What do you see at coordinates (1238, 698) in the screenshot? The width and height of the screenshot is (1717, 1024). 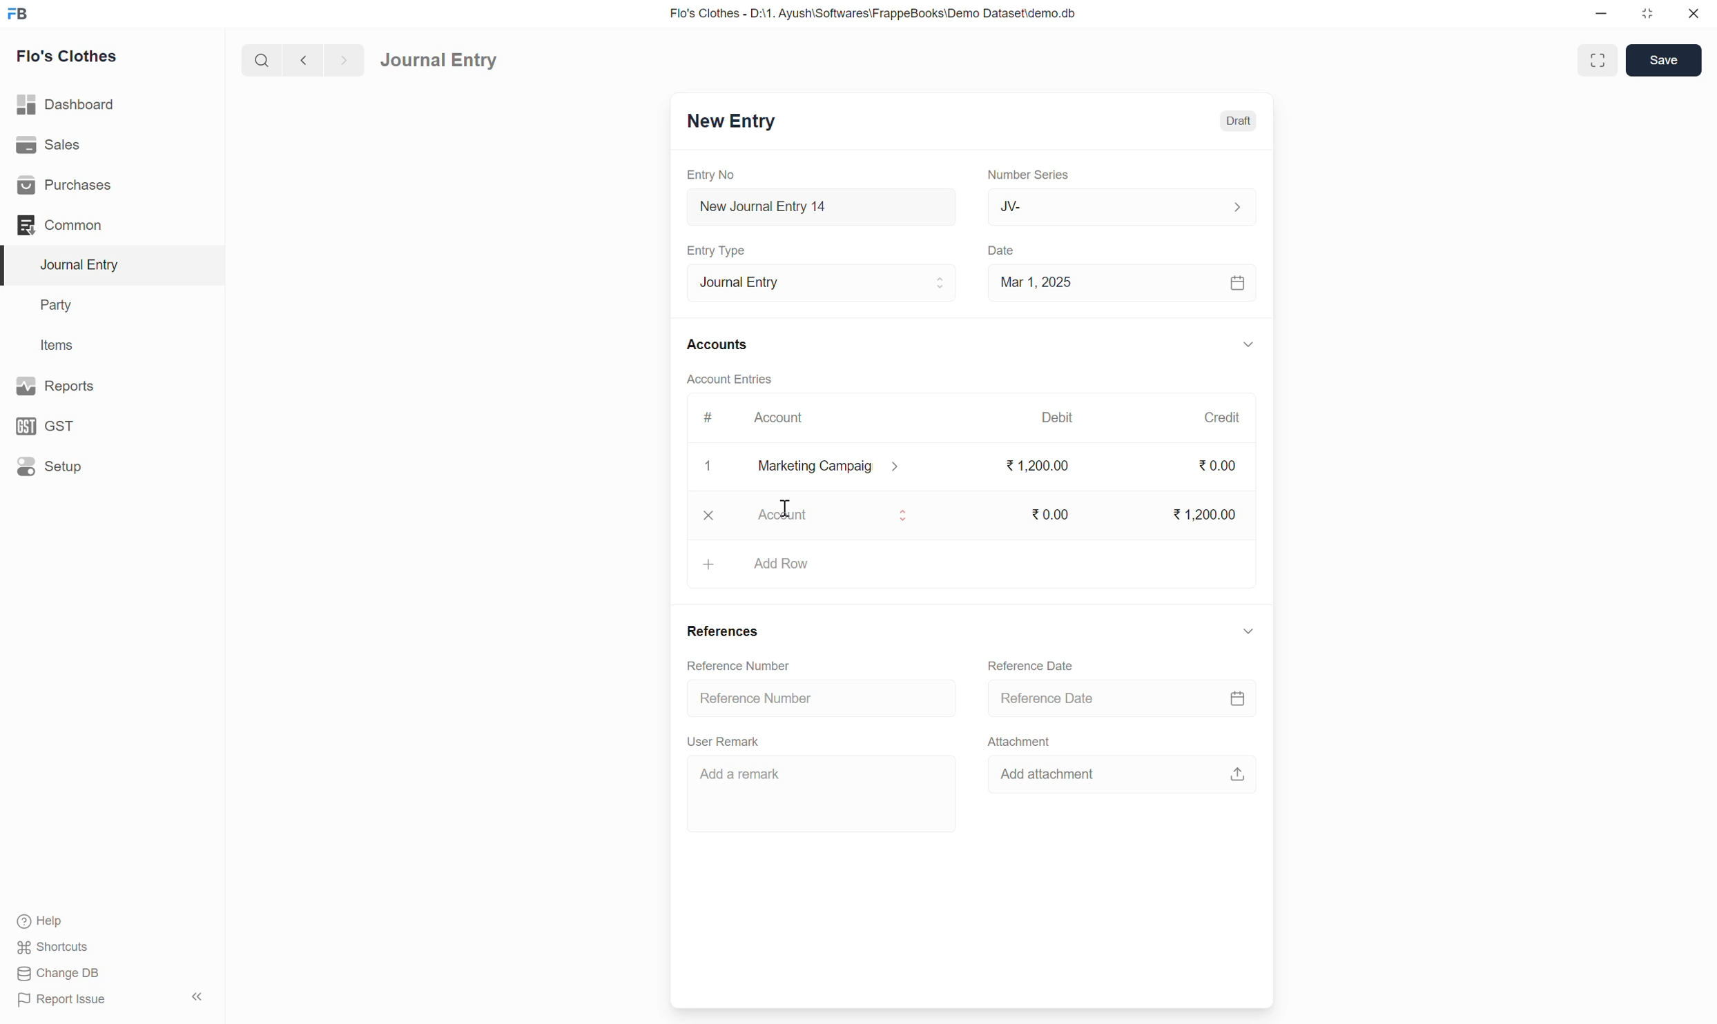 I see `calendar` at bounding box center [1238, 698].